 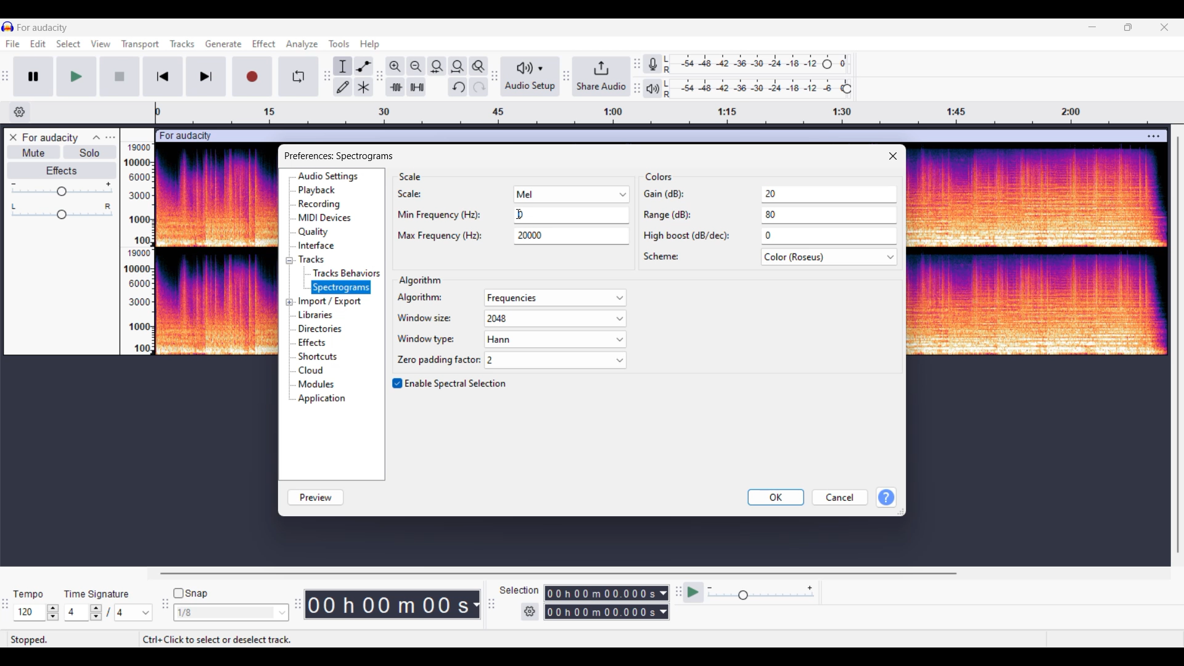 What do you see at coordinates (326, 218) in the screenshot?
I see `midi devices` at bounding box center [326, 218].